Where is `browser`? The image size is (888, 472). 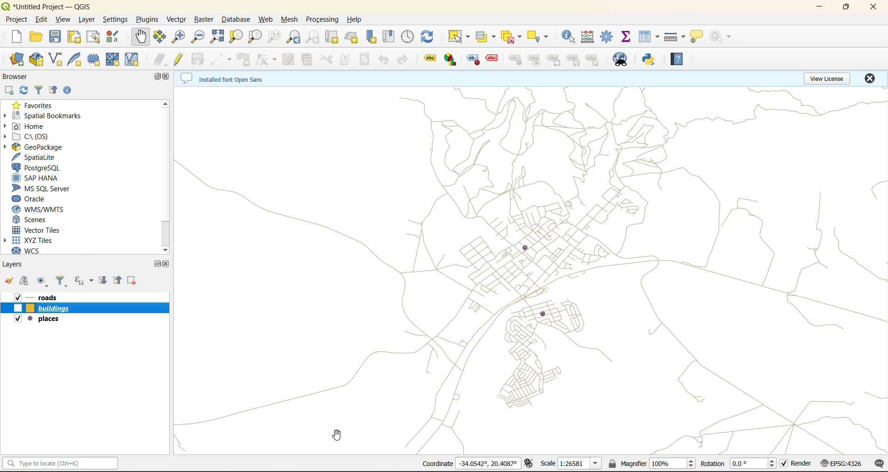 browser is located at coordinates (15, 76).